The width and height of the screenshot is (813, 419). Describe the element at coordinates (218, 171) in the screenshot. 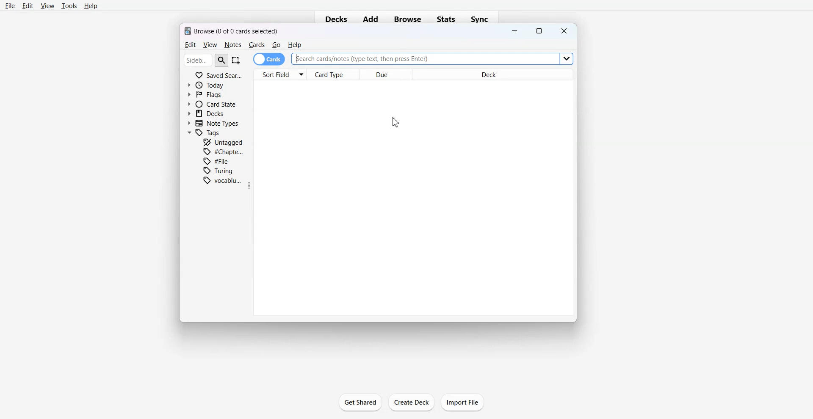

I see `Turing` at that location.